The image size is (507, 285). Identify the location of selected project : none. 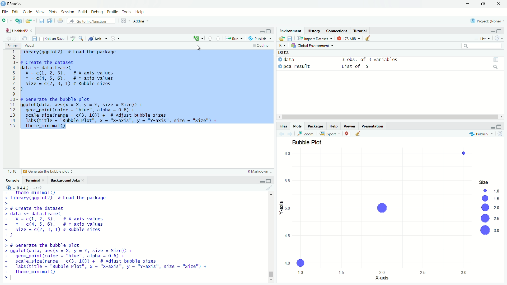
(487, 21).